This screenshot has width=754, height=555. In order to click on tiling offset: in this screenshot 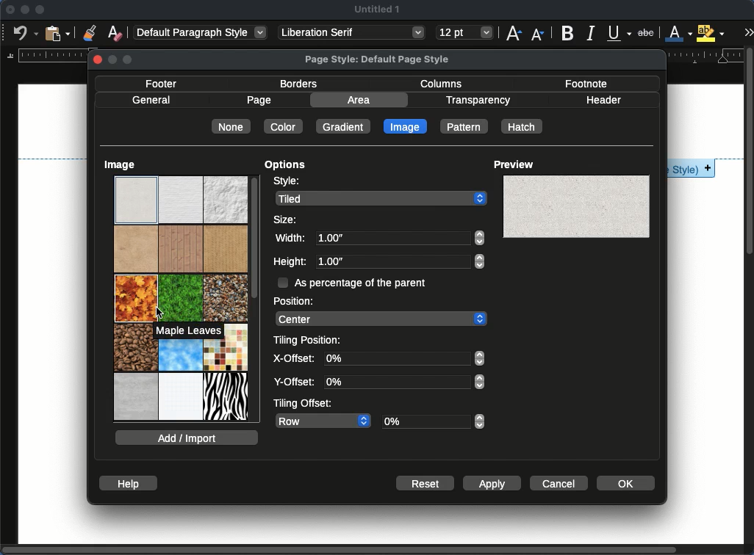, I will do `click(304, 404)`.